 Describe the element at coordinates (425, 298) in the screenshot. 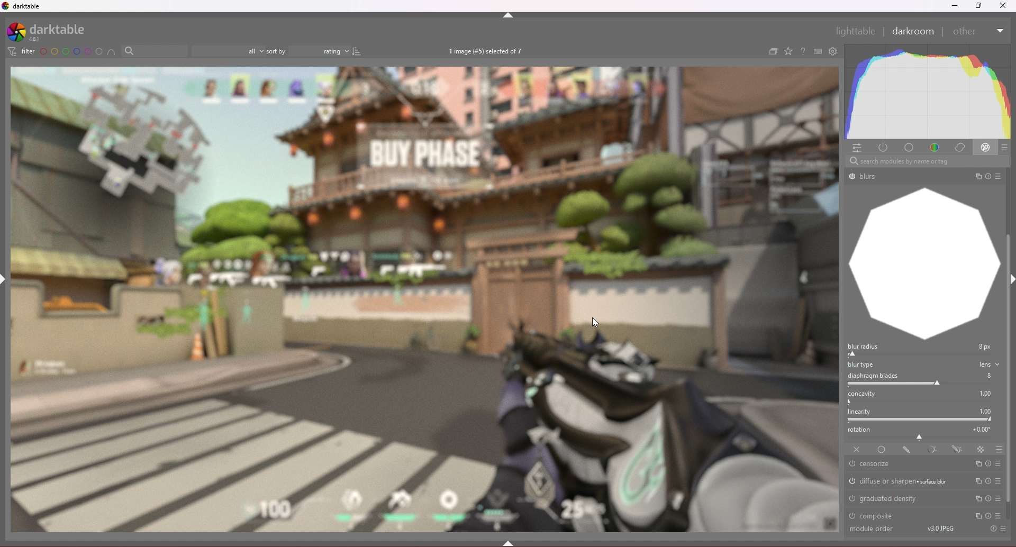

I see `` at that location.